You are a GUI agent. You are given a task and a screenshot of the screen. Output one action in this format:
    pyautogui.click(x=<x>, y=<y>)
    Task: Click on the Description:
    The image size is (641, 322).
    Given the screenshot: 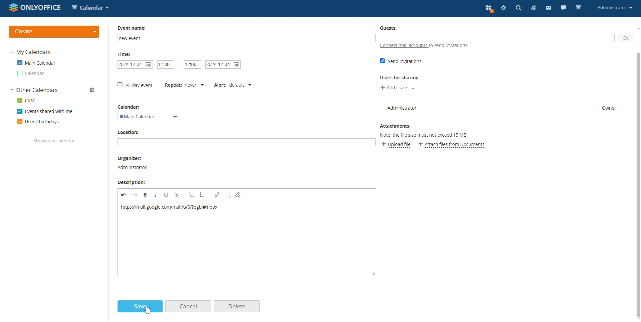 What is the action you would take?
    pyautogui.click(x=130, y=182)
    